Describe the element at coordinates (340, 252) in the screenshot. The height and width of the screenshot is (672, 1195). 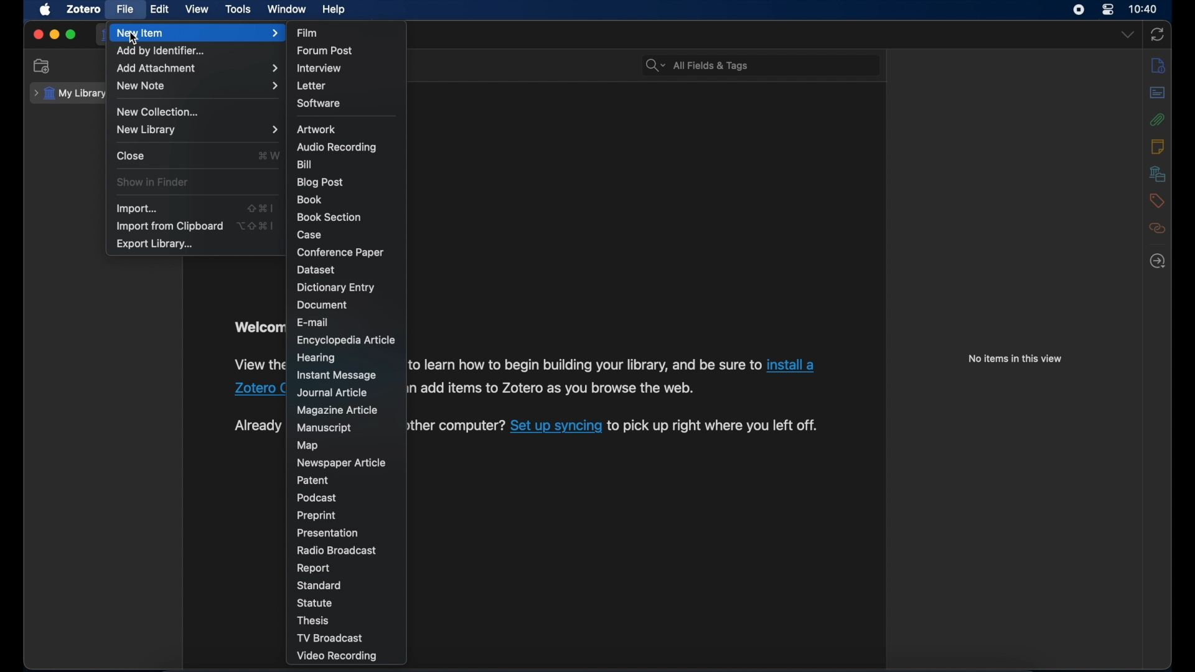
I see `conference paper` at that location.